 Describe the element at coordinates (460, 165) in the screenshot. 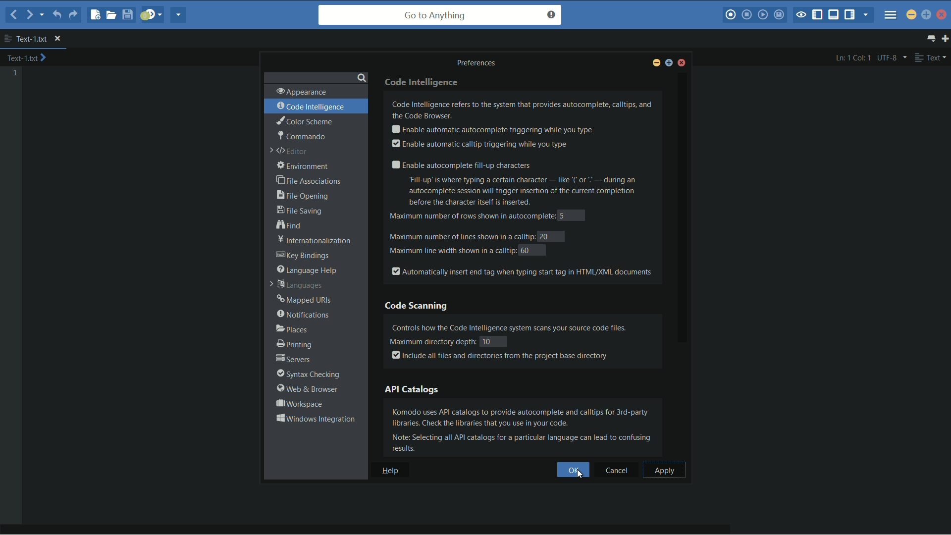

I see `enable autocomplete fill up character` at that location.